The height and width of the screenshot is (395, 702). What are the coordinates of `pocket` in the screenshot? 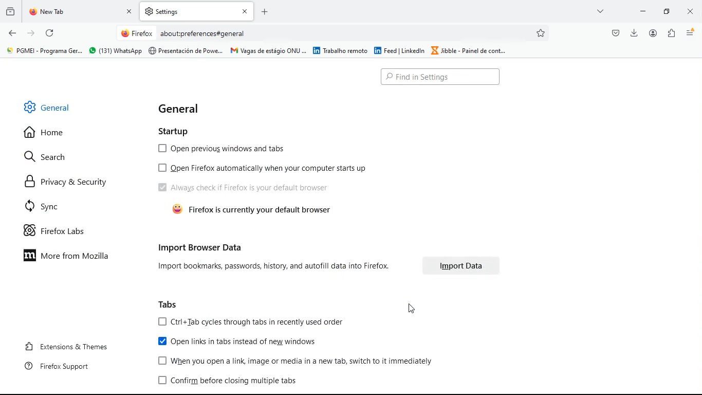 It's located at (615, 33).